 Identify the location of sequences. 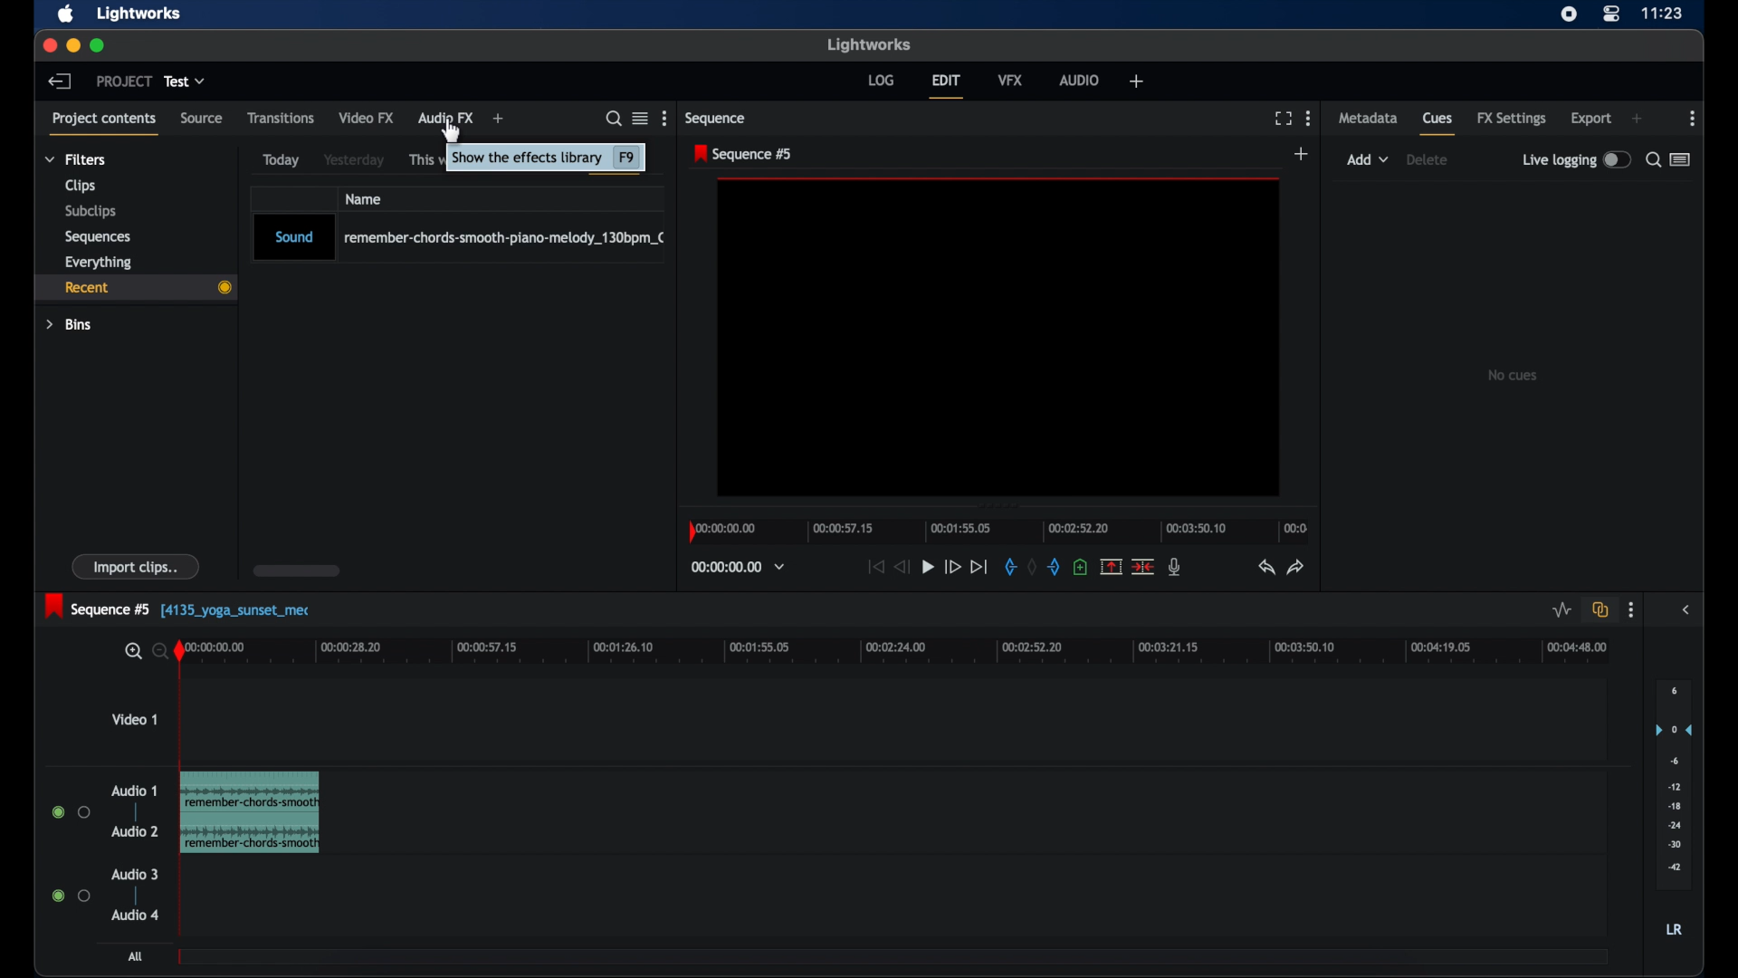
(97, 237).